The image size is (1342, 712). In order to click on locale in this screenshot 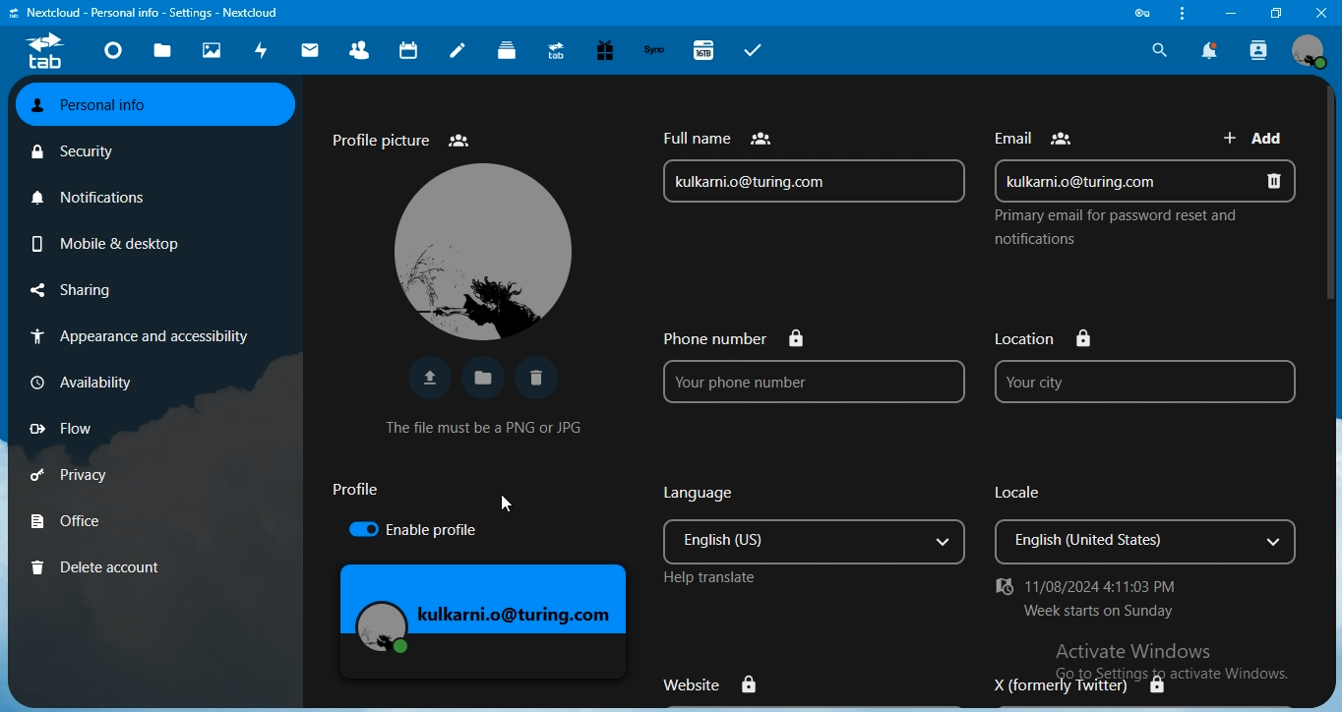, I will do `click(1150, 525)`.